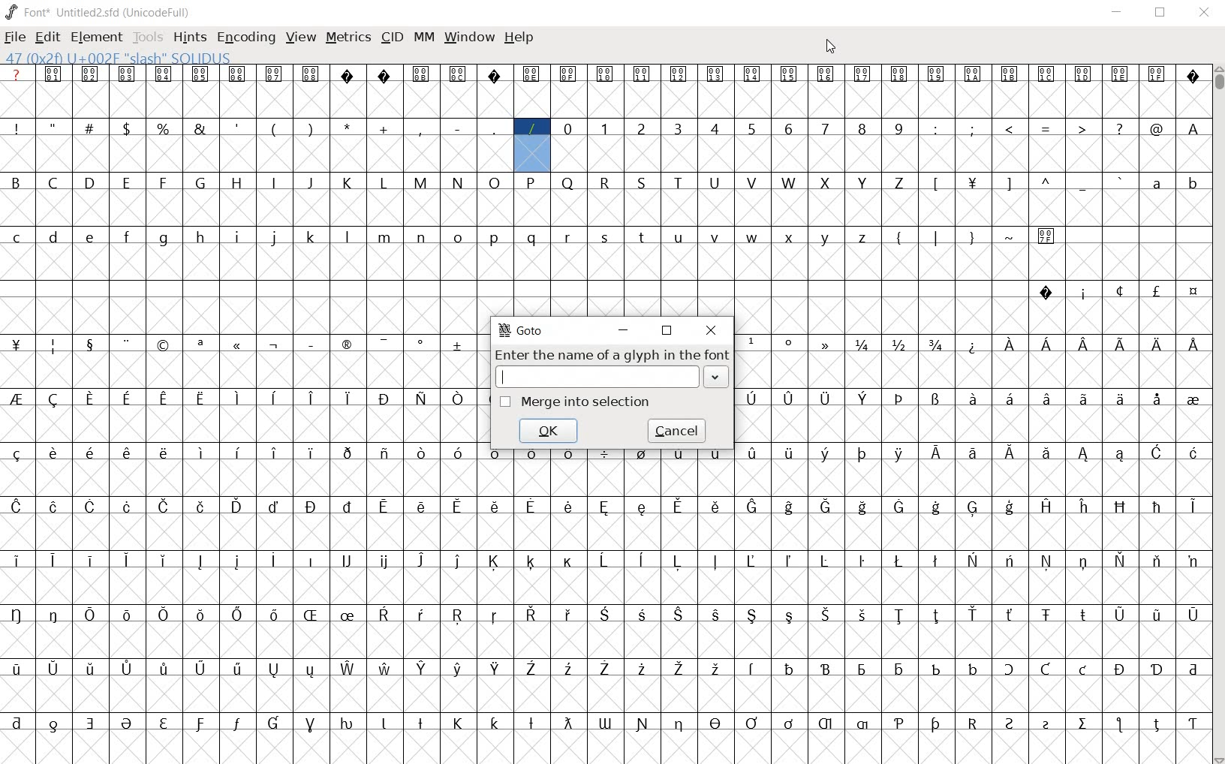  I want to click on glyph, so click(826, 615).